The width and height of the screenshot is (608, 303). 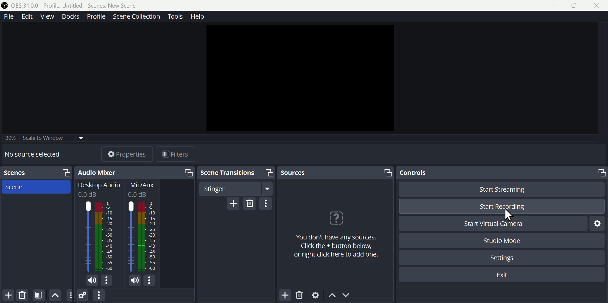 I want to click on Profile, so click(x=96, y=16).